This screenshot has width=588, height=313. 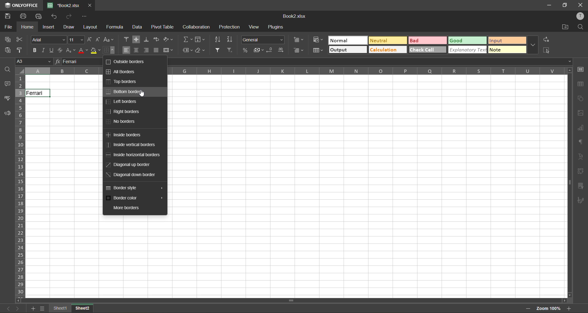 I want to click on inside vertical borders, so click(x=133, y=145).